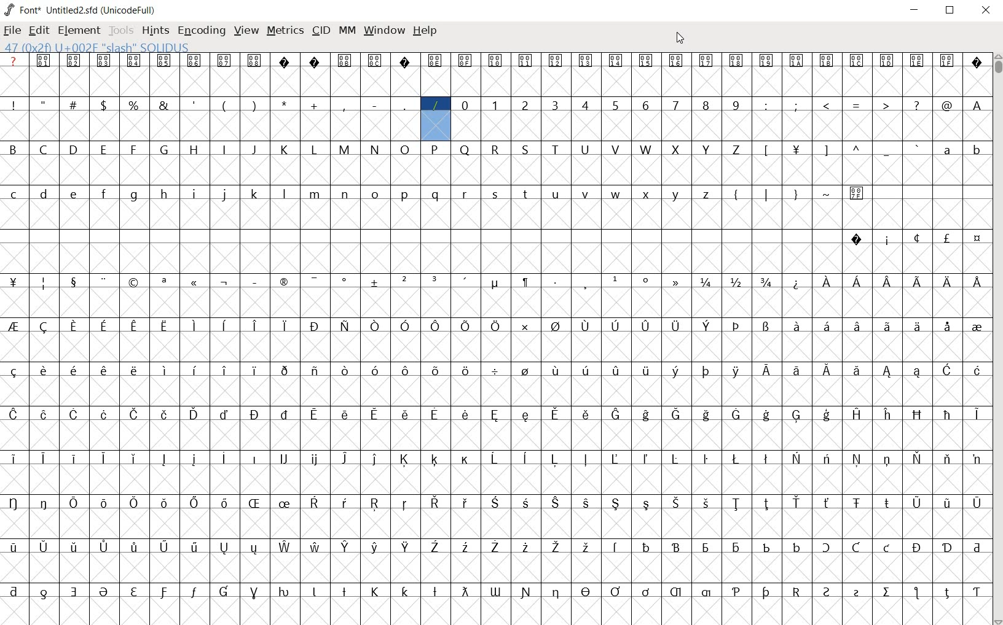 This screenshot has height=625, width=1003. What do you see at coordinates (374, 149) in the screenshot?
I see `glyph` at bounding box center [374, 149].